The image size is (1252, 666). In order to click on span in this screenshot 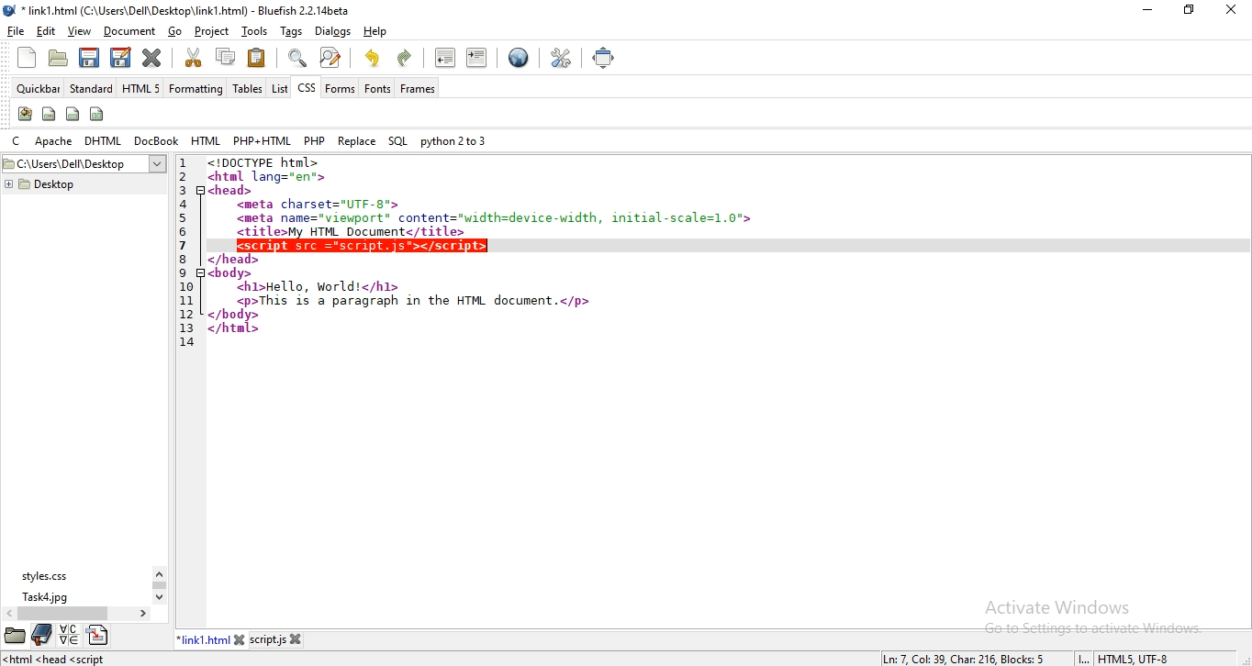, I will do `click(48, 114)`.